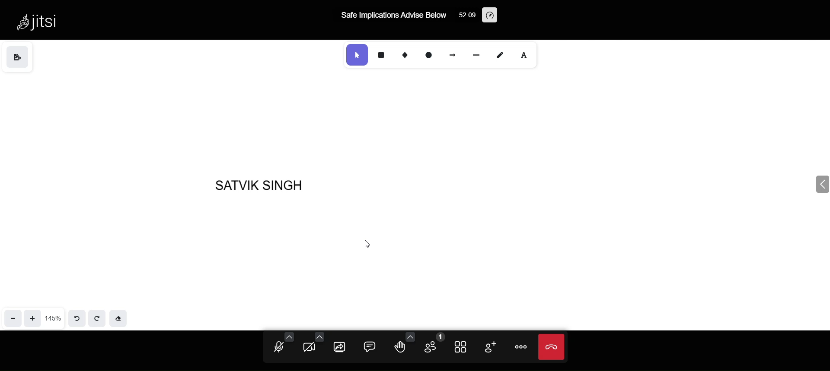  Describe the element at coordinates (311, 348) in the screenshot. I see `start camera` at that location.